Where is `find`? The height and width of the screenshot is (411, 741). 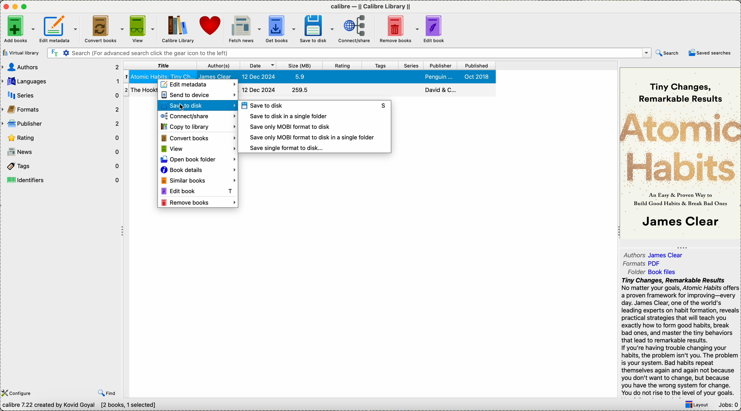 find is located at coordinates (106, 393).